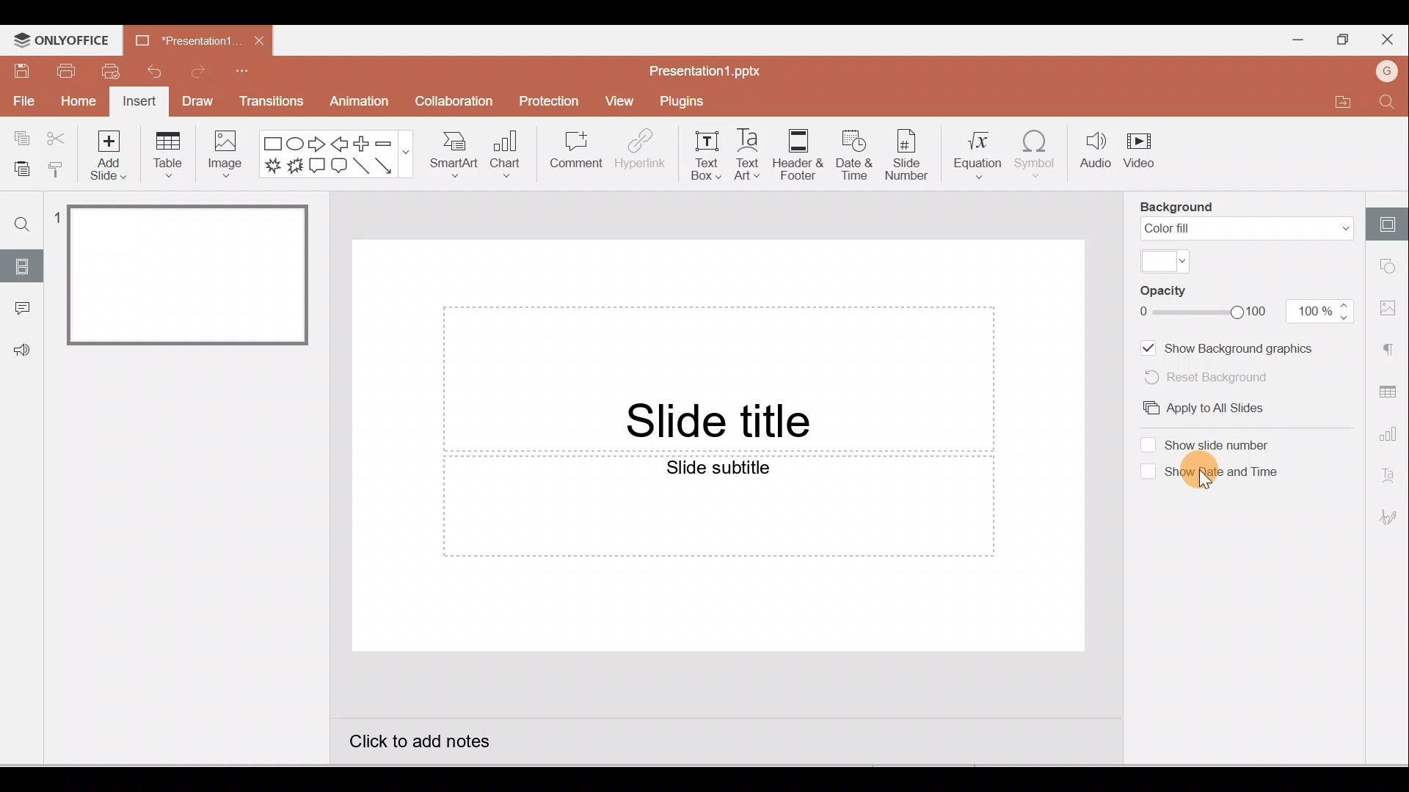 This screenshot has height=792, width=1409. Describe the element at coordinates (407, 152) in the screenshot. I see `show more` at that location.